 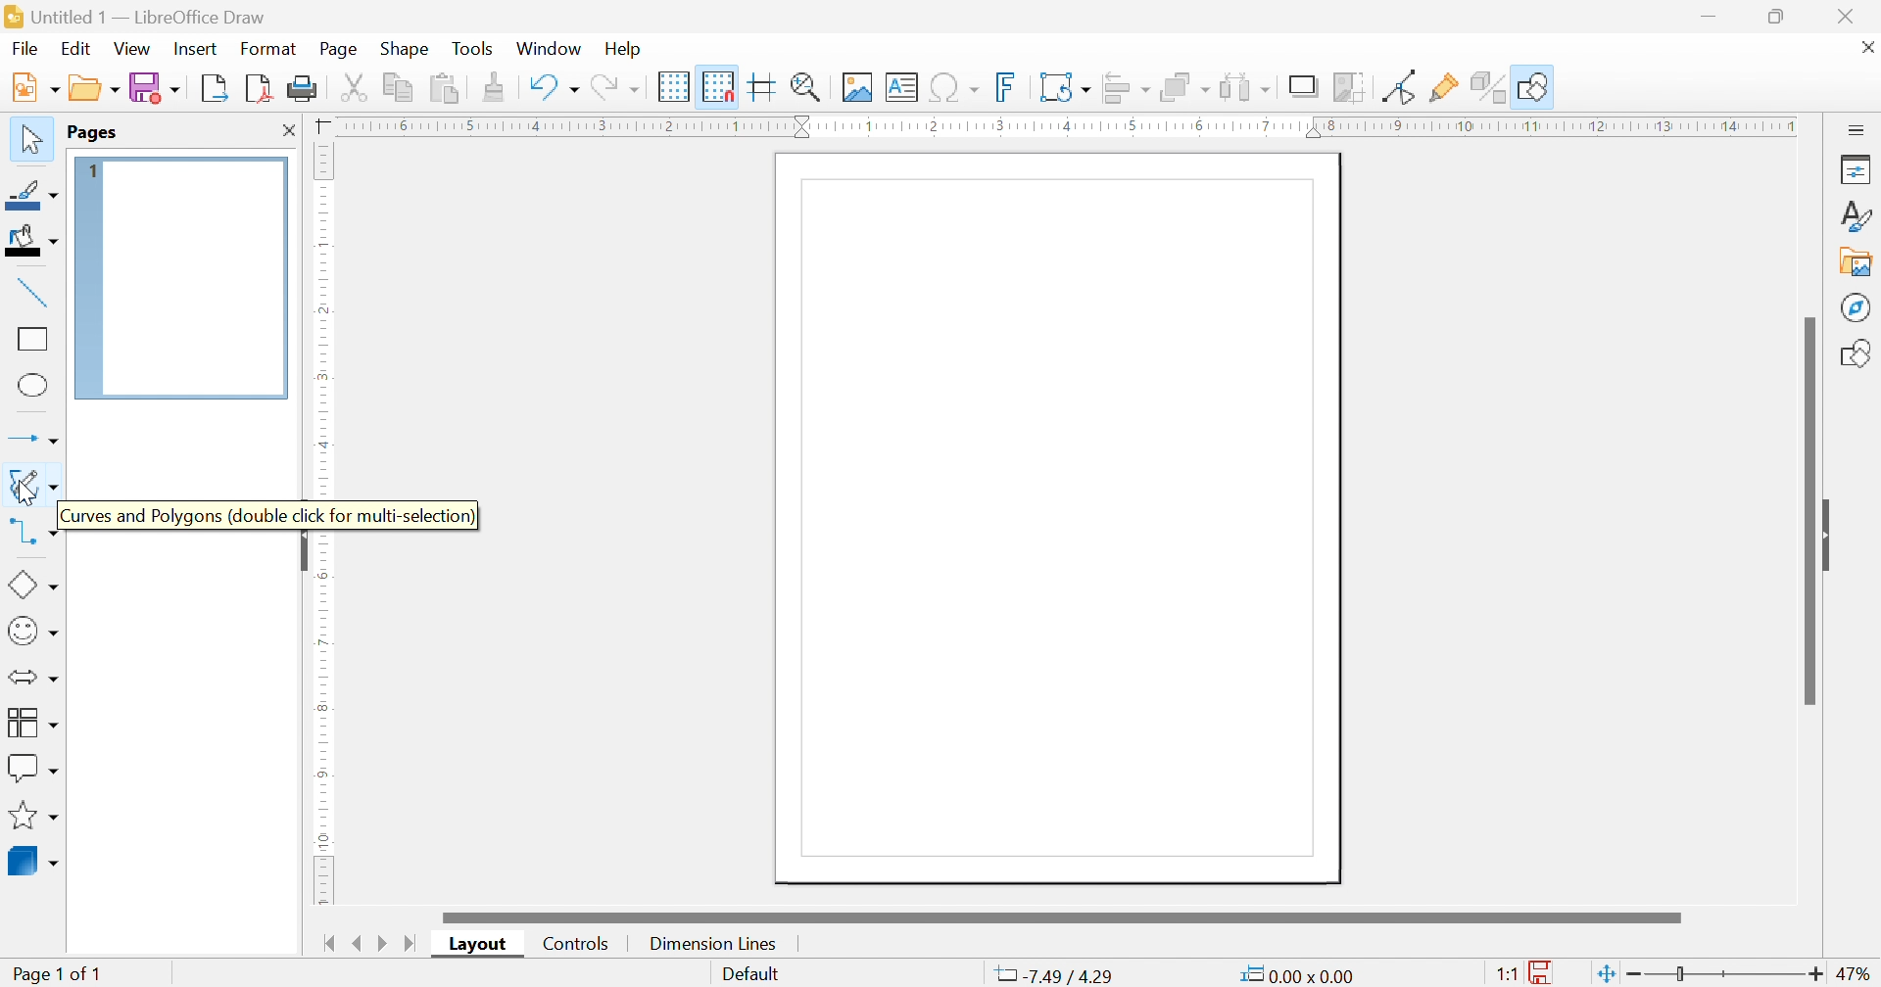 I want to click on connectors, so click(x=28, y=533).